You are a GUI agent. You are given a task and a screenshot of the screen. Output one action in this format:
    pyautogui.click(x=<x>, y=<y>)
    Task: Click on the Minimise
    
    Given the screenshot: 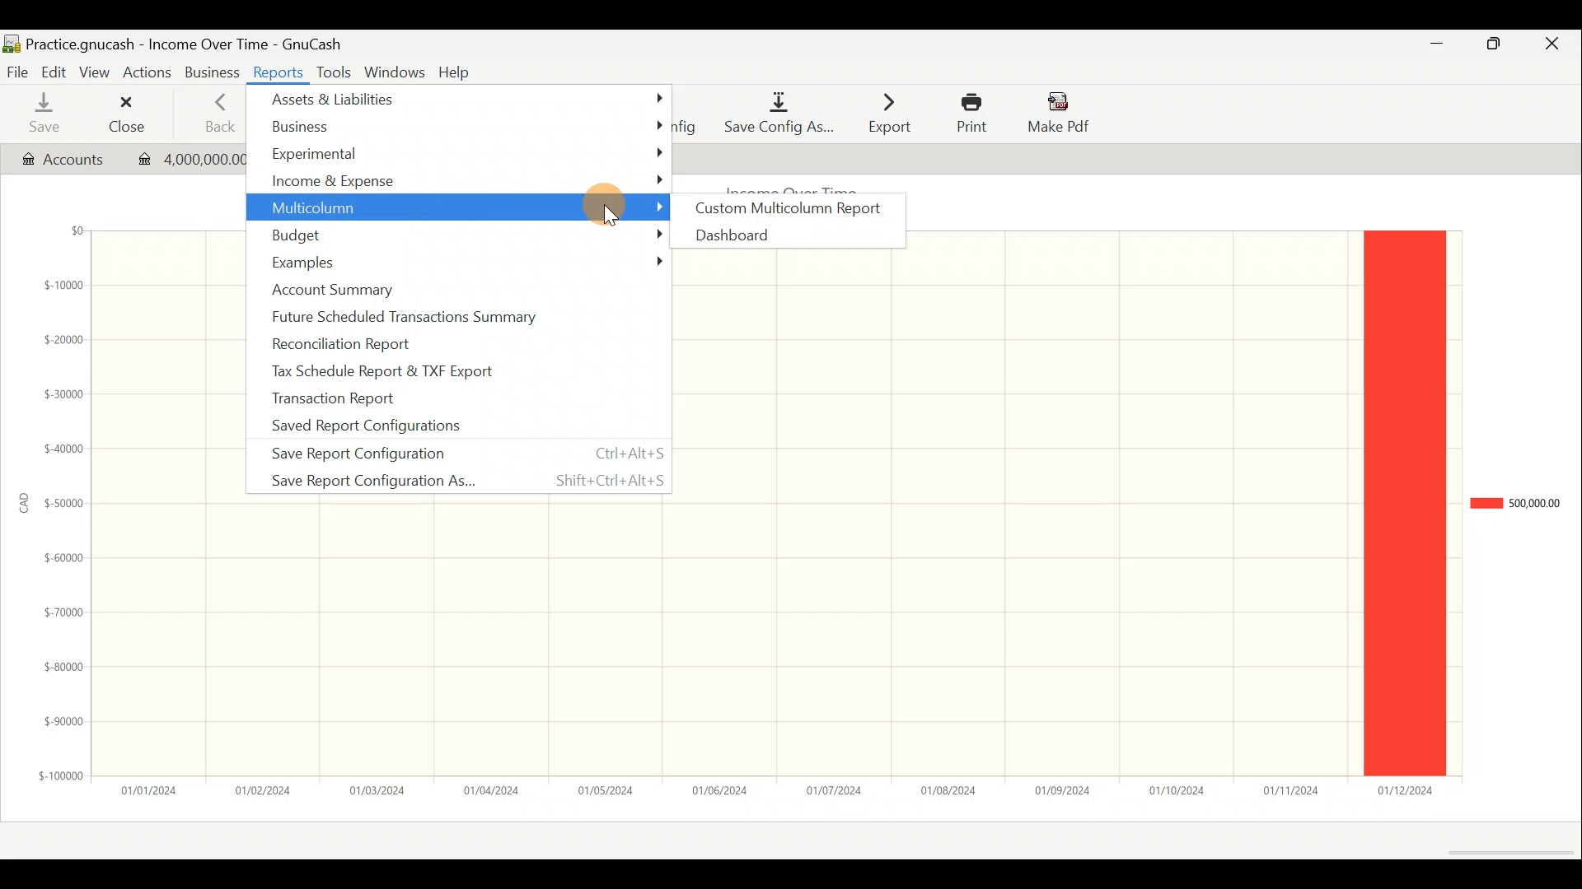 What is the action you would take?
    pyautogui.click(x=1441, y=44)
    